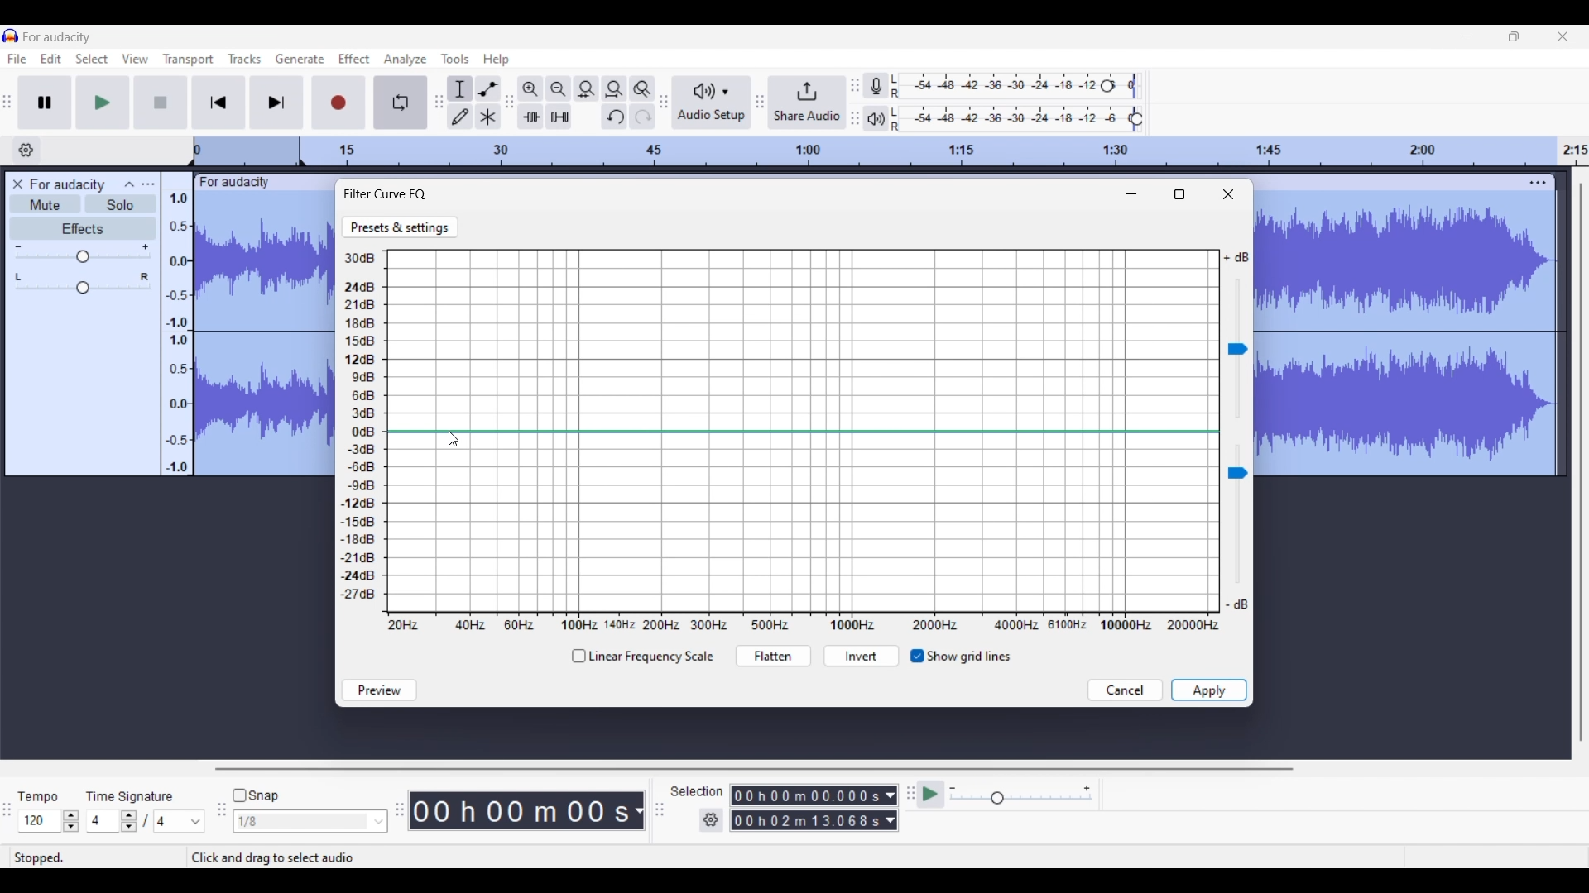  I want to click on Redo, so click(642, 116).